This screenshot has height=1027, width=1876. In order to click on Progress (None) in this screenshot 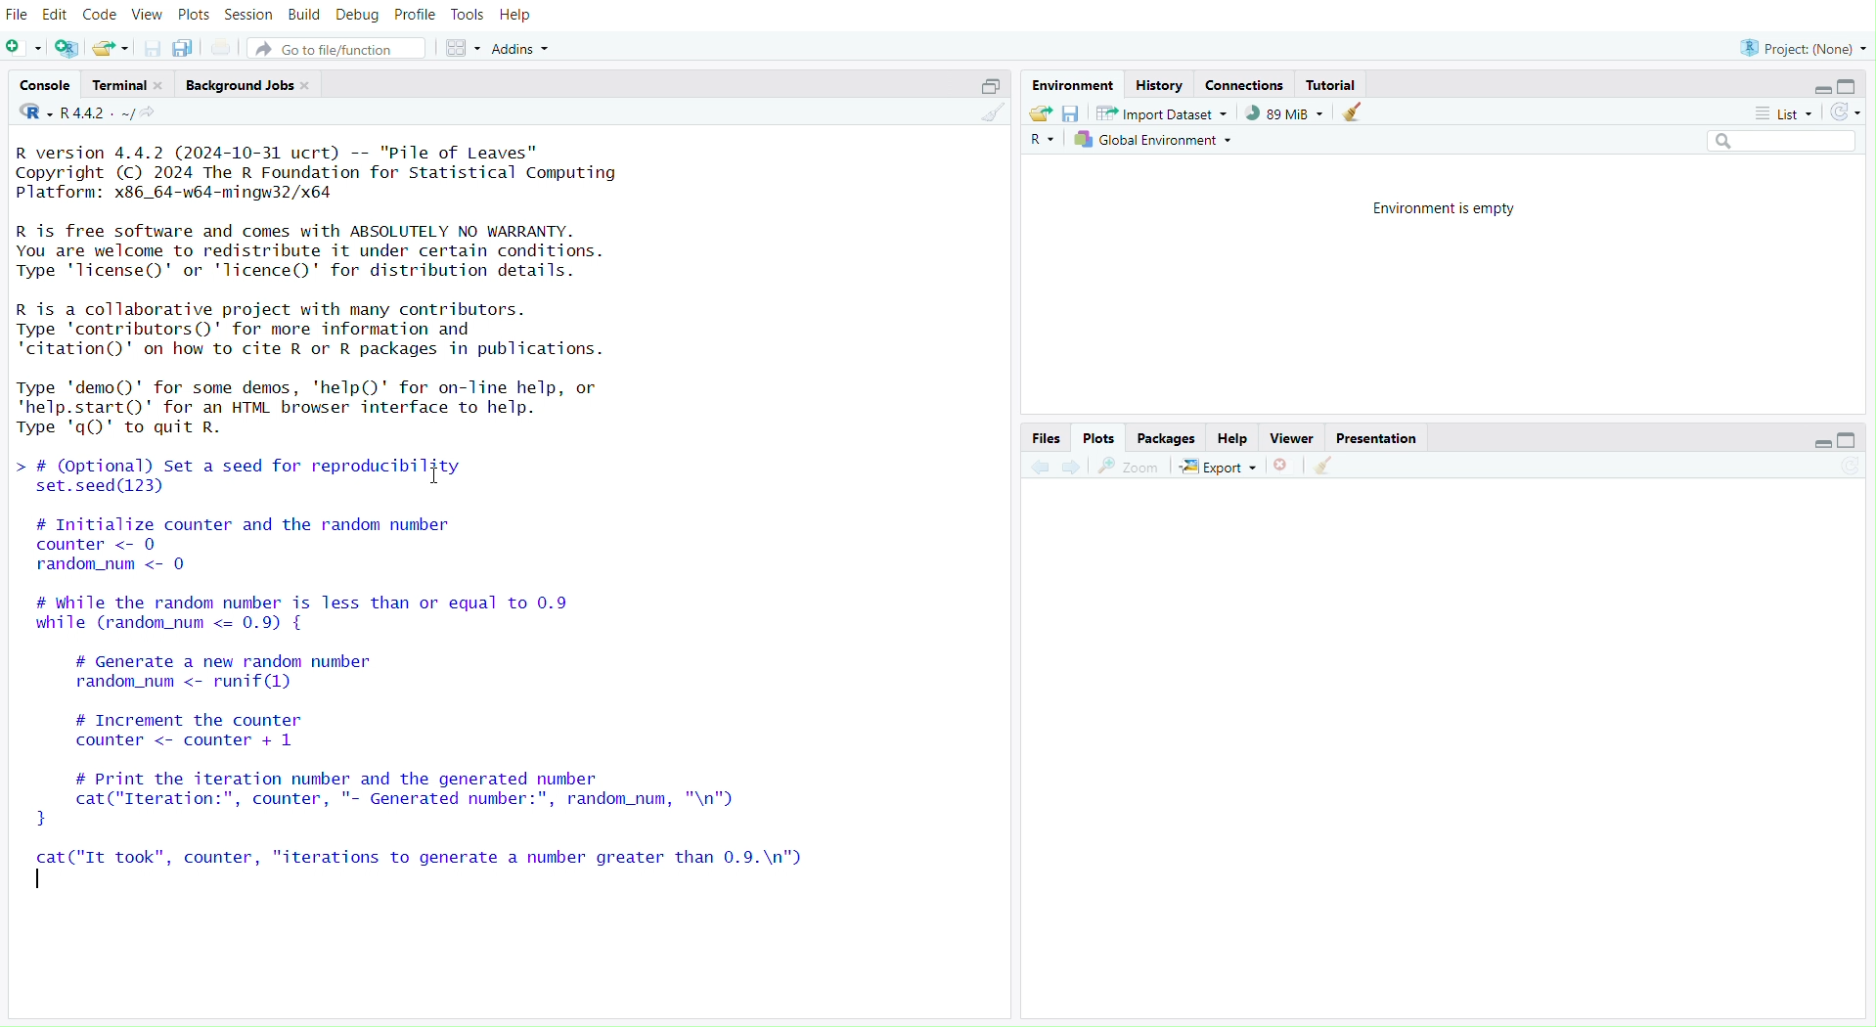, I will do `click(1805, 45)`.